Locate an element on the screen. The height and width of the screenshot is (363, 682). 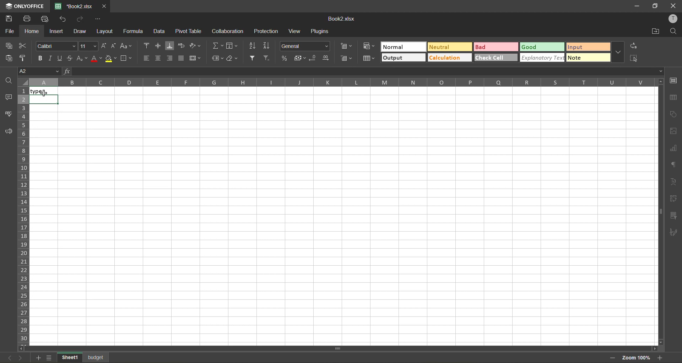
named ranges is located at coordinates (217, 58).